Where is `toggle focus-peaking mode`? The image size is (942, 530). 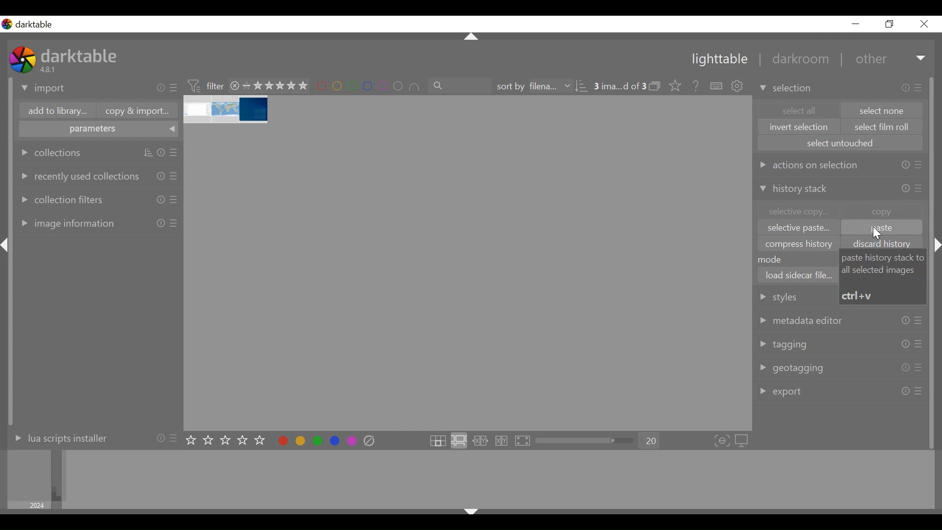
toggle focus-peaking mode is located at coordinates (722, 441).